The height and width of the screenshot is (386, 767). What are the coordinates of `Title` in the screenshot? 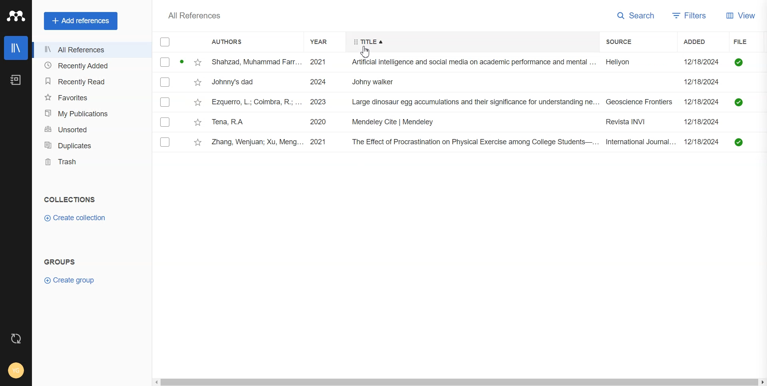 It's located at (368, 42).